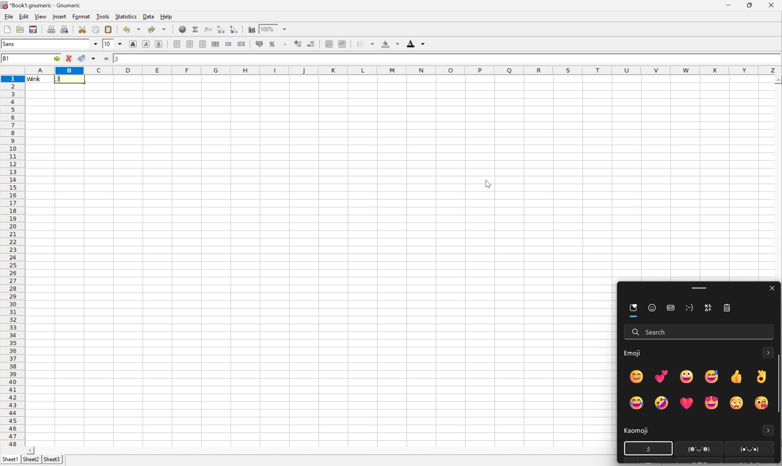 This screenshot has width=782, height=466. I want to click on column names, so click(401, 70).